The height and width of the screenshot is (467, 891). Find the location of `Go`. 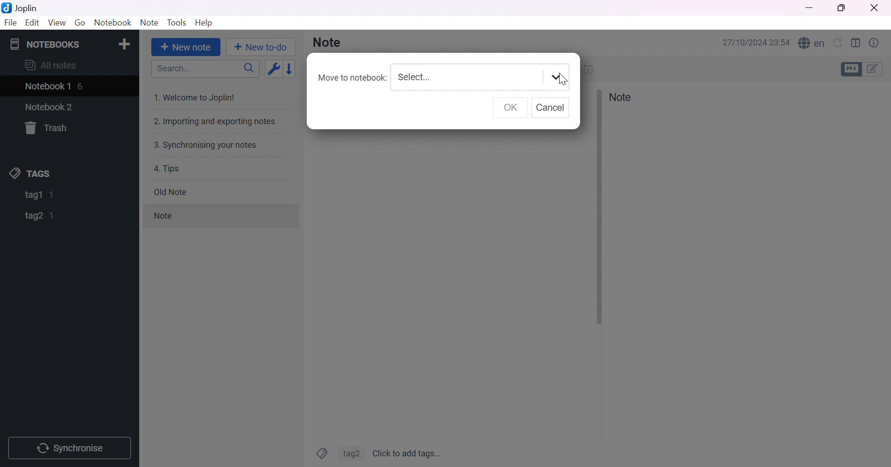

Go is located at coordinates (80, 25).